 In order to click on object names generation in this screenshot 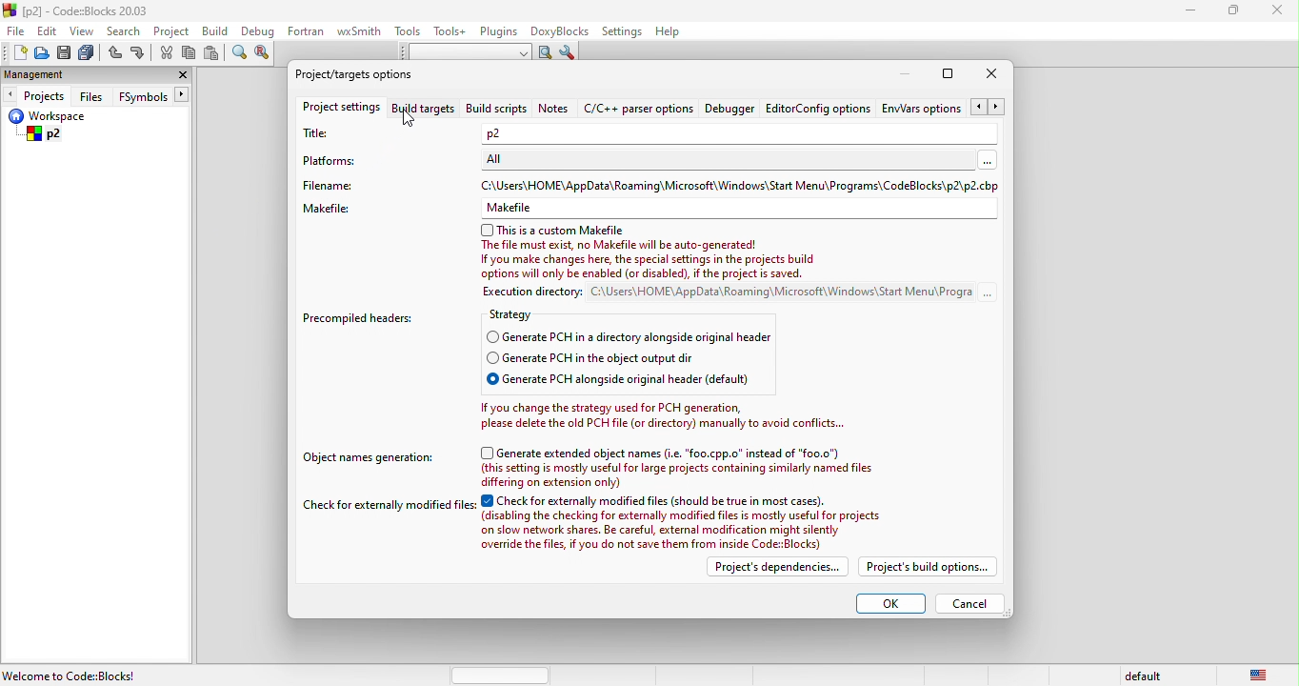, I will do `click(370, 458)`.